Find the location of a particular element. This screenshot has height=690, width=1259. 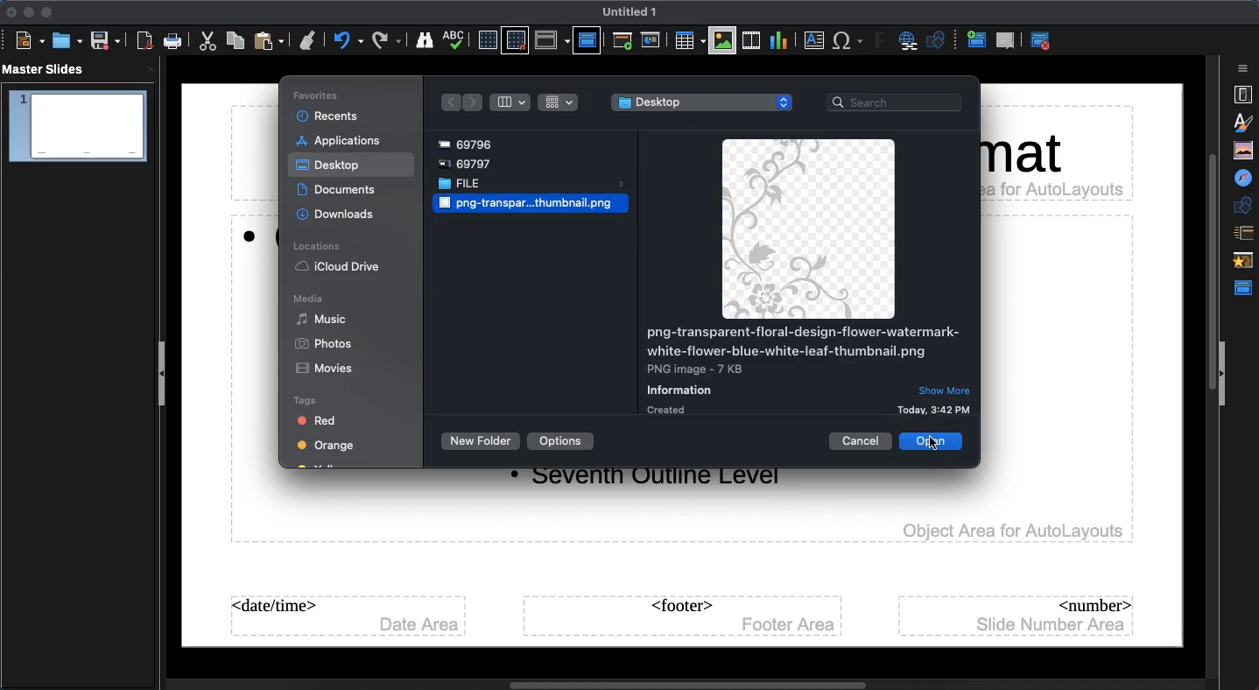

Video audio is located at coordinates (749, 41).